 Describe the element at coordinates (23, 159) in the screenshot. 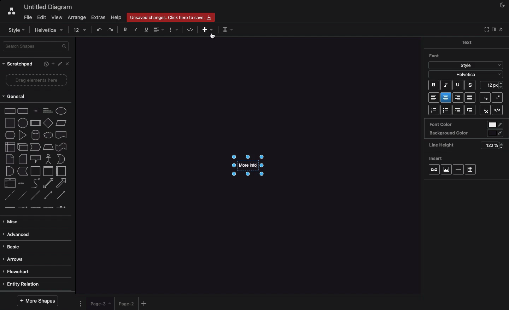

I see `card` at that location.